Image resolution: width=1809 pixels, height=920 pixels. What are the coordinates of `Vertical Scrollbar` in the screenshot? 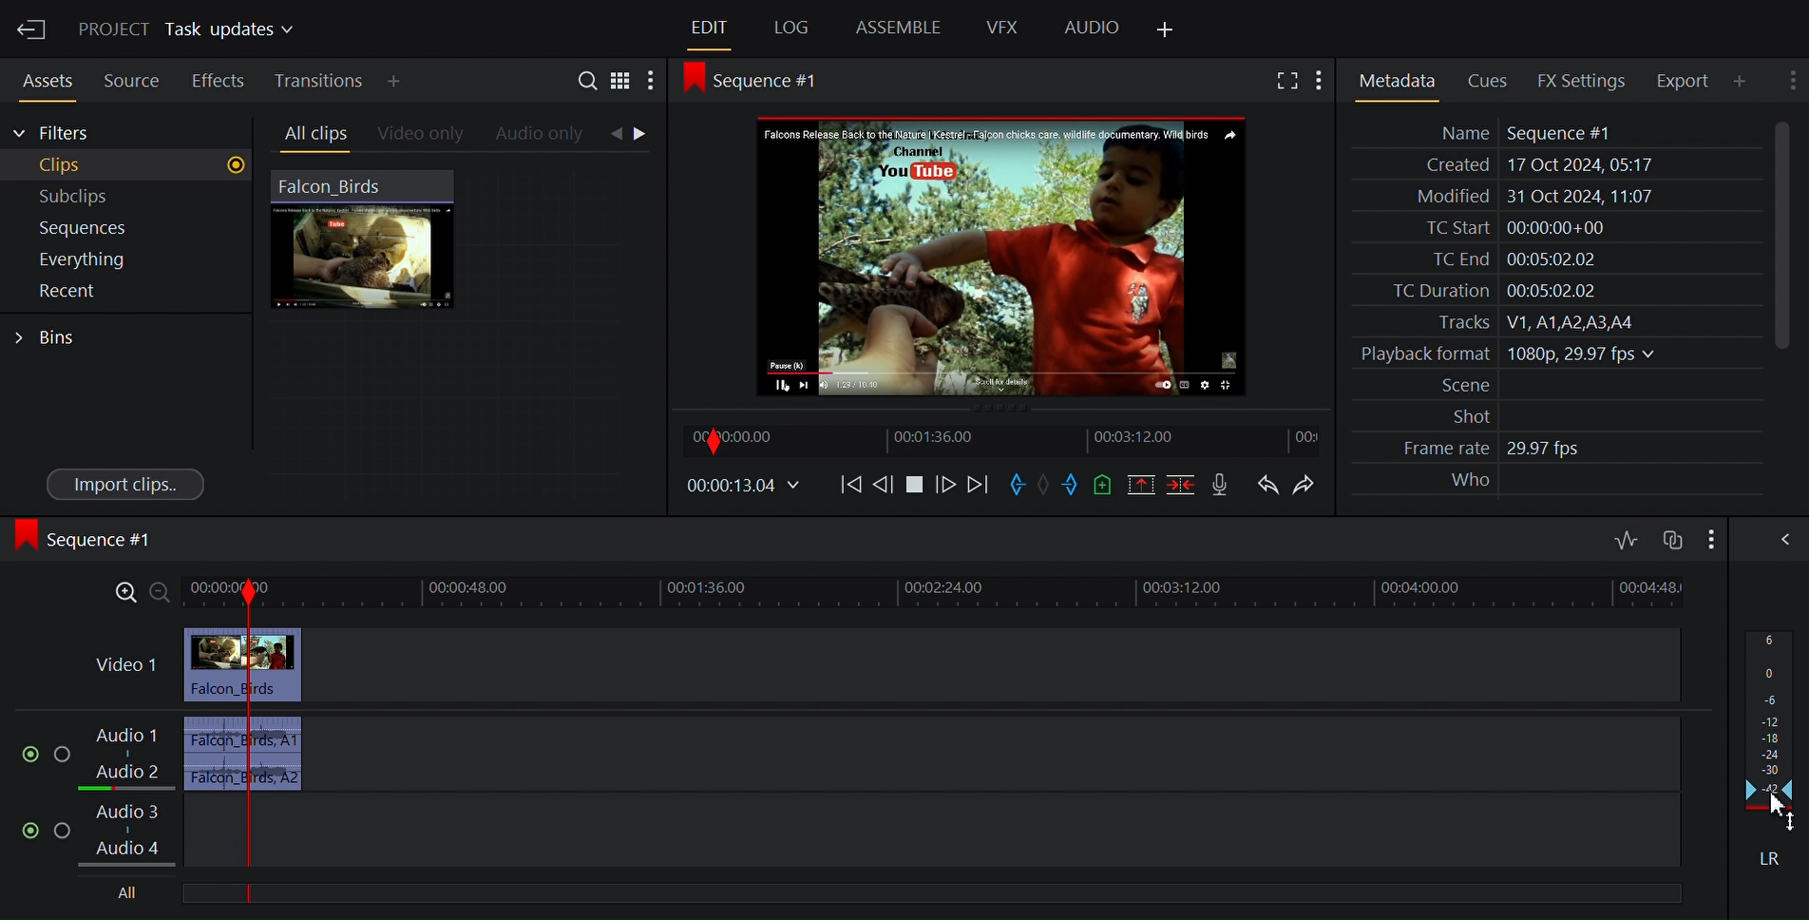 It's located at (1777, 236).